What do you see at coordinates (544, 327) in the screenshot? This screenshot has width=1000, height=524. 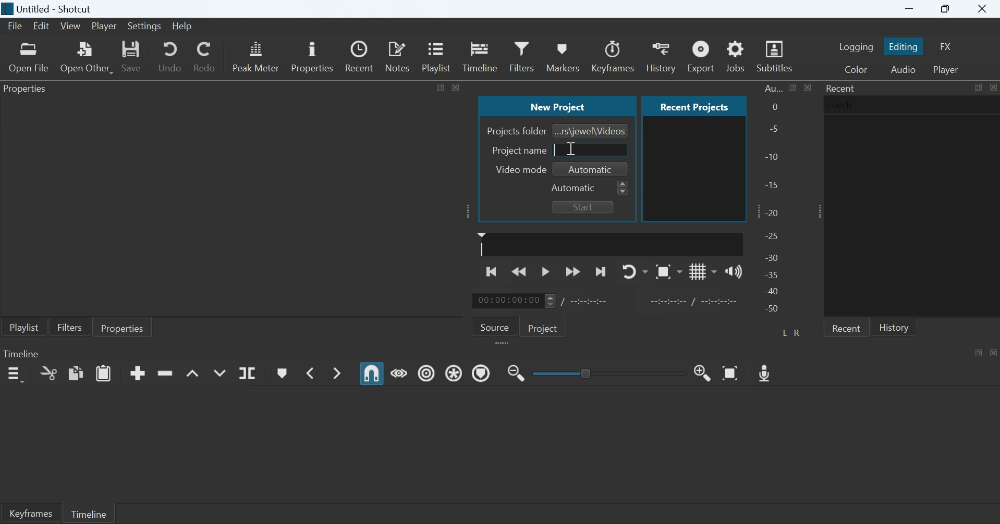 I see `Project` at bounding box center [544, 327].